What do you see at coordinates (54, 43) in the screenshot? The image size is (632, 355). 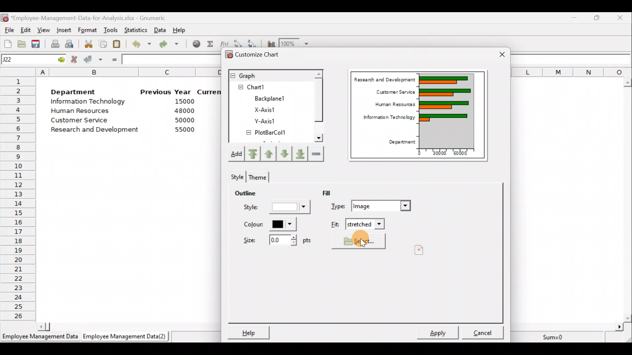 I see `Print current file` at bounding box center [54, 43].